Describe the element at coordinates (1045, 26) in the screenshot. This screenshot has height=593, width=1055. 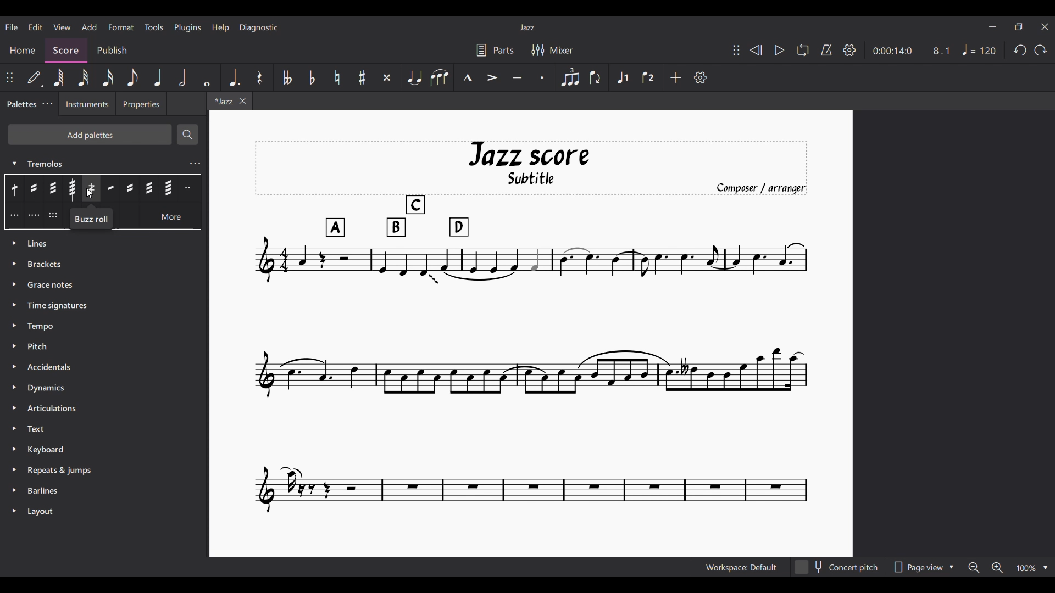
I see `Close interface` at that location.